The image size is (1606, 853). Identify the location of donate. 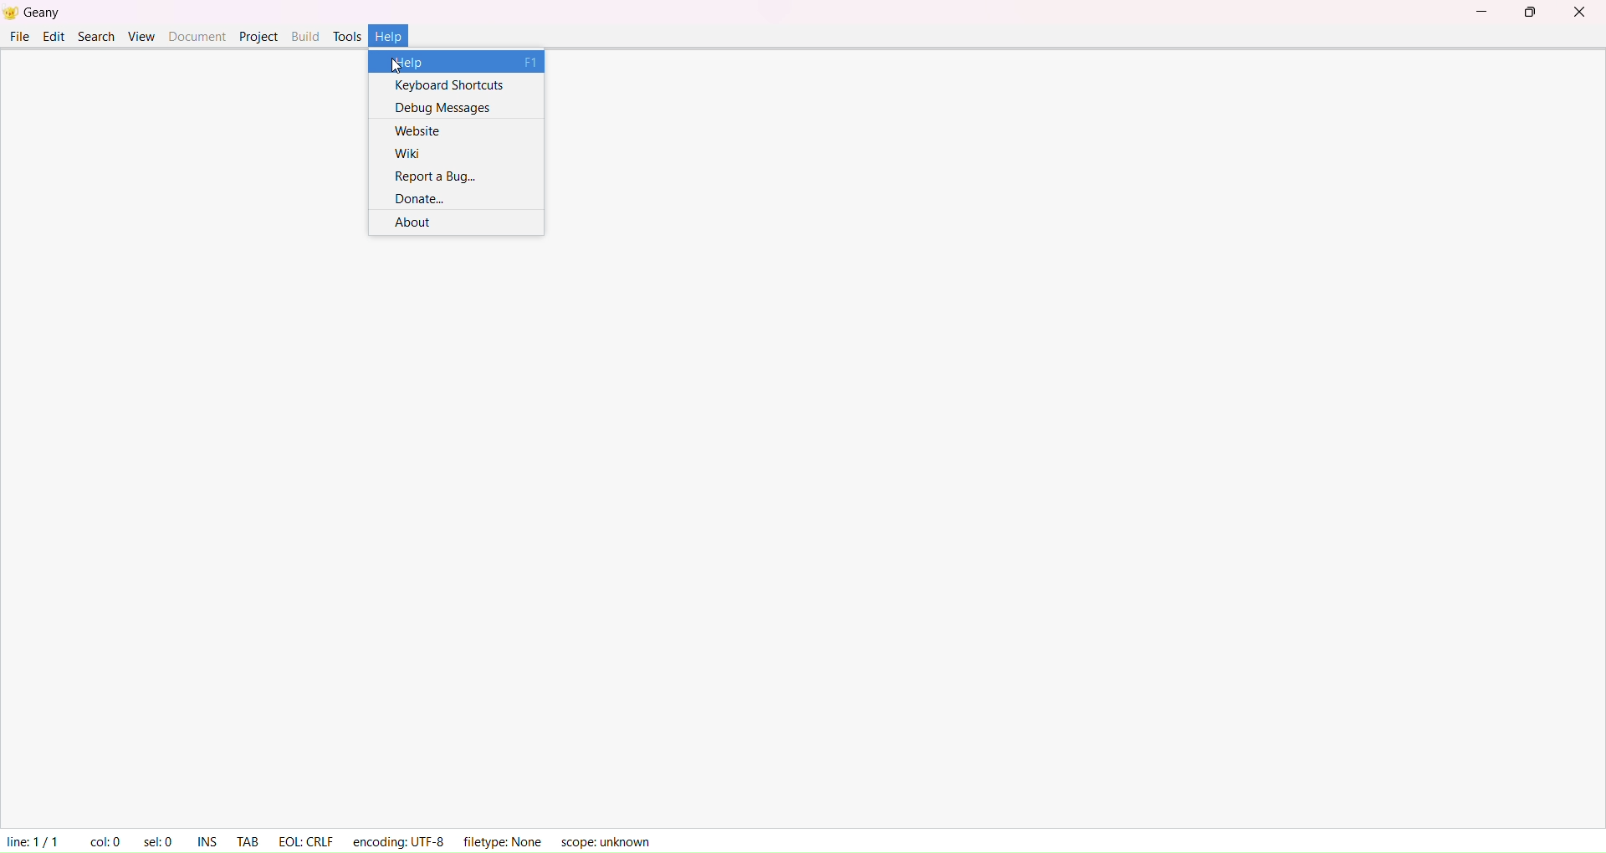
(421, 198).